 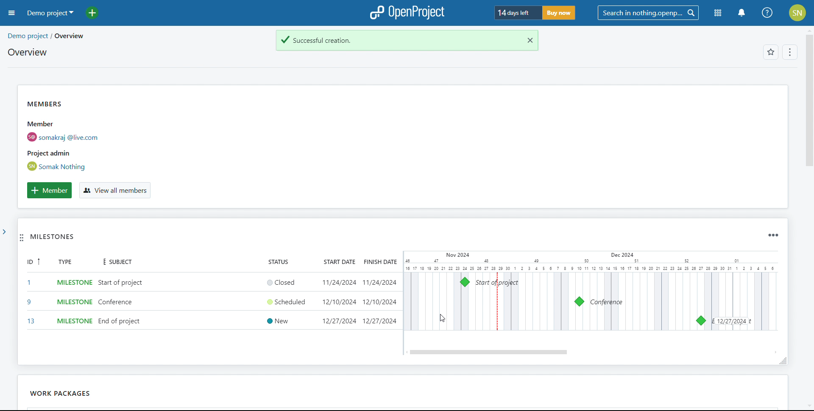 What do you see at coordinates (768, 13) in the screenshot?
I see `help` at bounding box center [768, 13].